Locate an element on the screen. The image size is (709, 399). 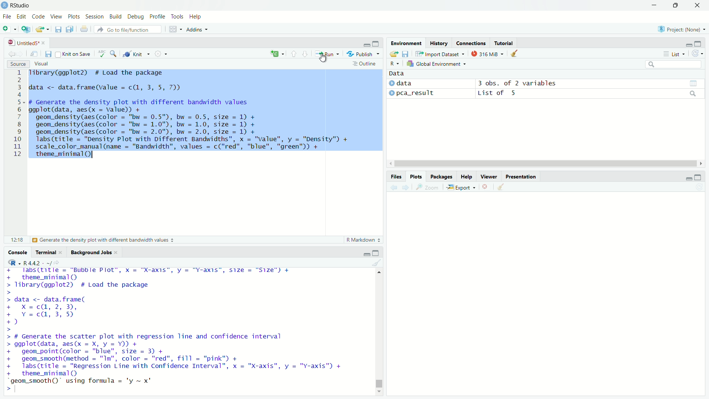
Load workspace is located at coordinates (394, 54).